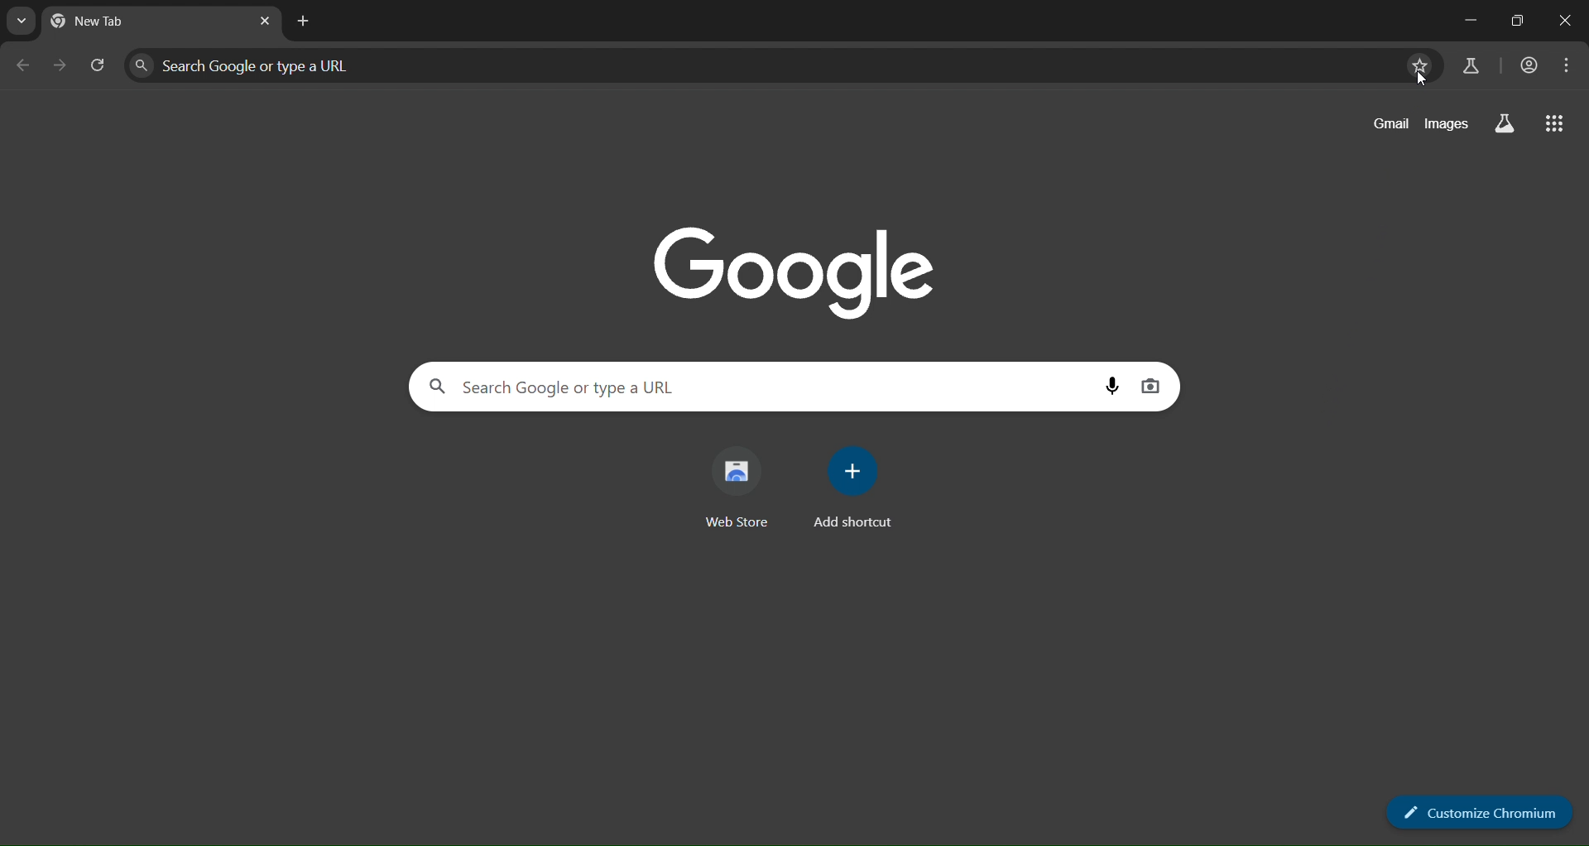  I want to click on close, so click(1564, 18).